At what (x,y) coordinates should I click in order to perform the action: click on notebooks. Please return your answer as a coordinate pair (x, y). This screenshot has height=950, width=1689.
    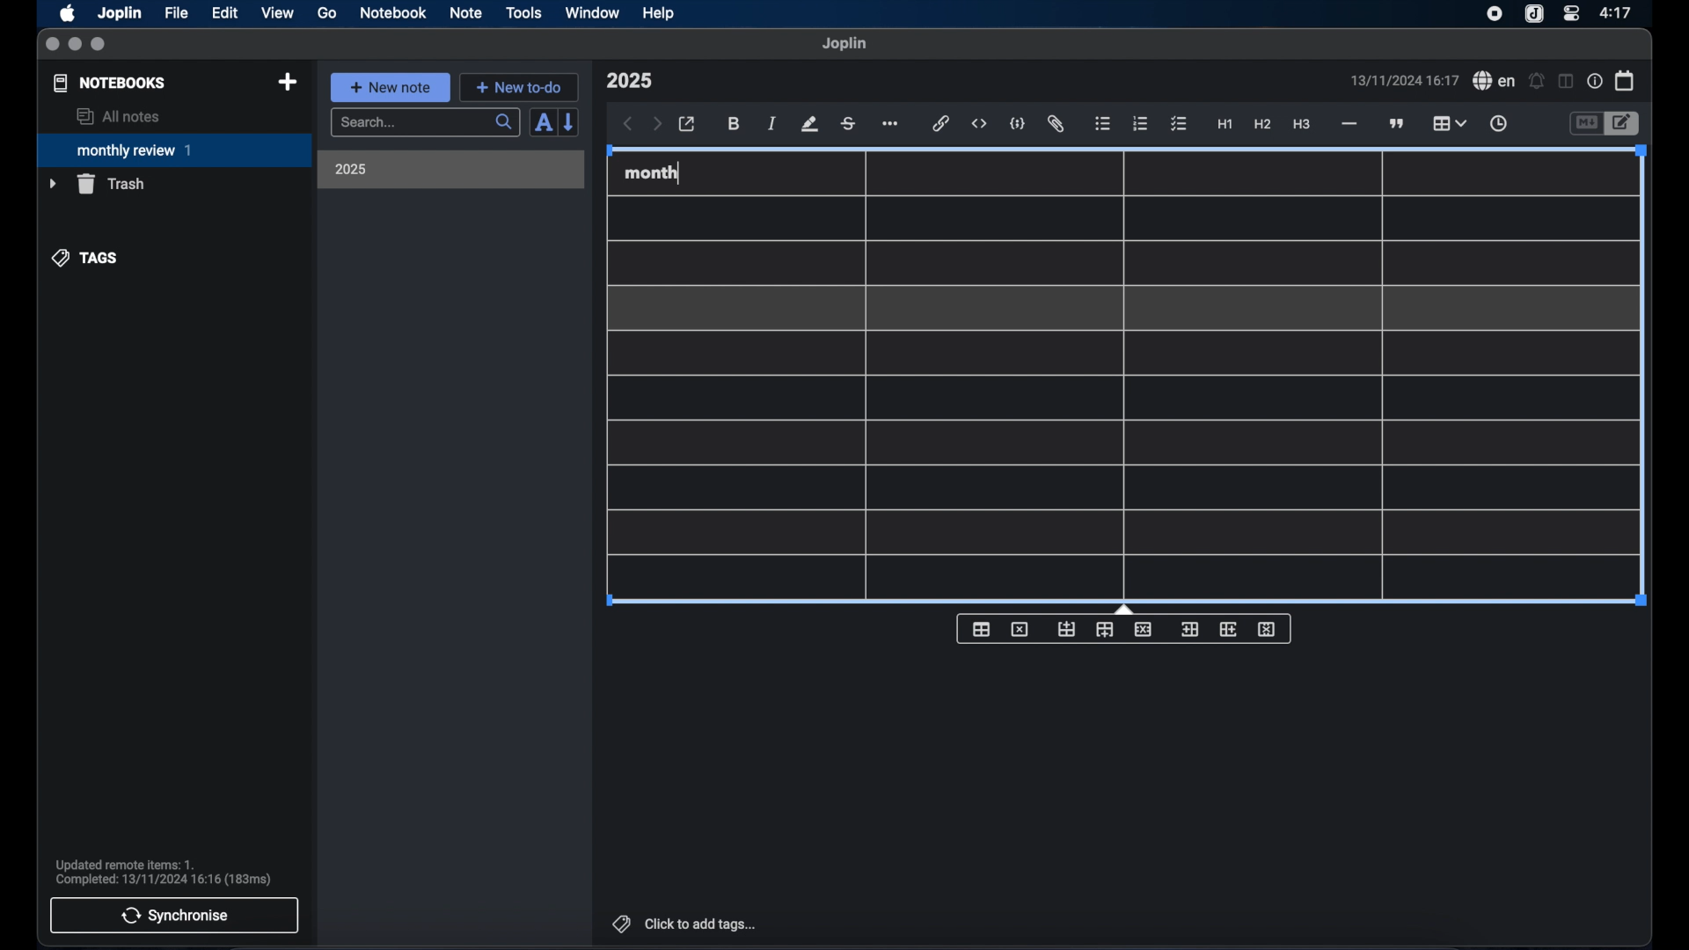
    Looking at the image, I should click on (110, 83).